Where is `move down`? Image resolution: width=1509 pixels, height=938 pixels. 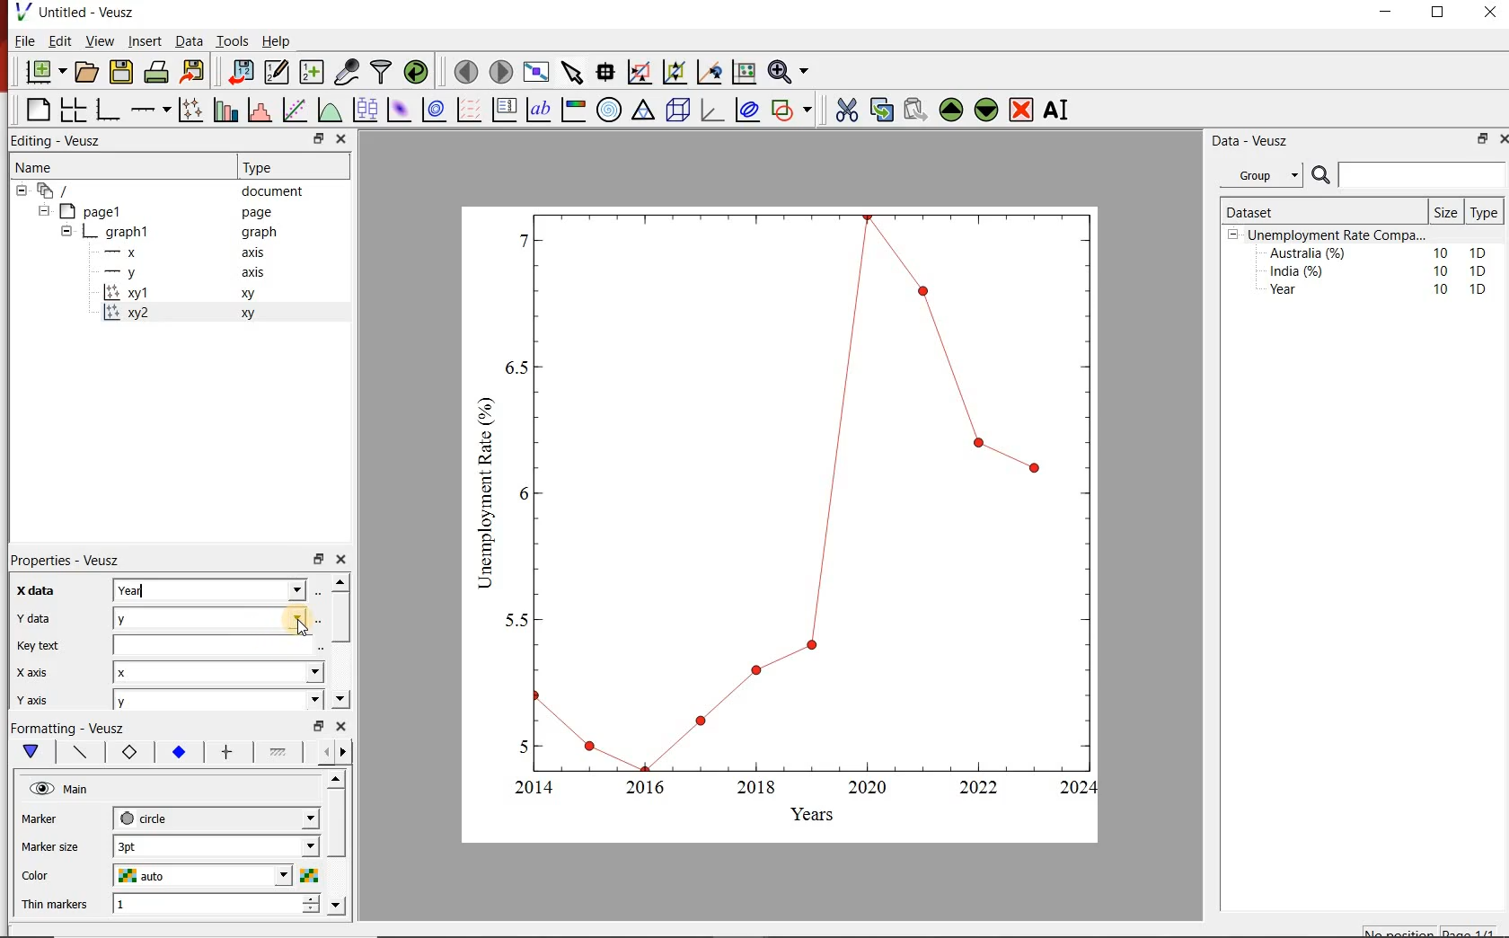
move down is located at coordinates (336, 906).